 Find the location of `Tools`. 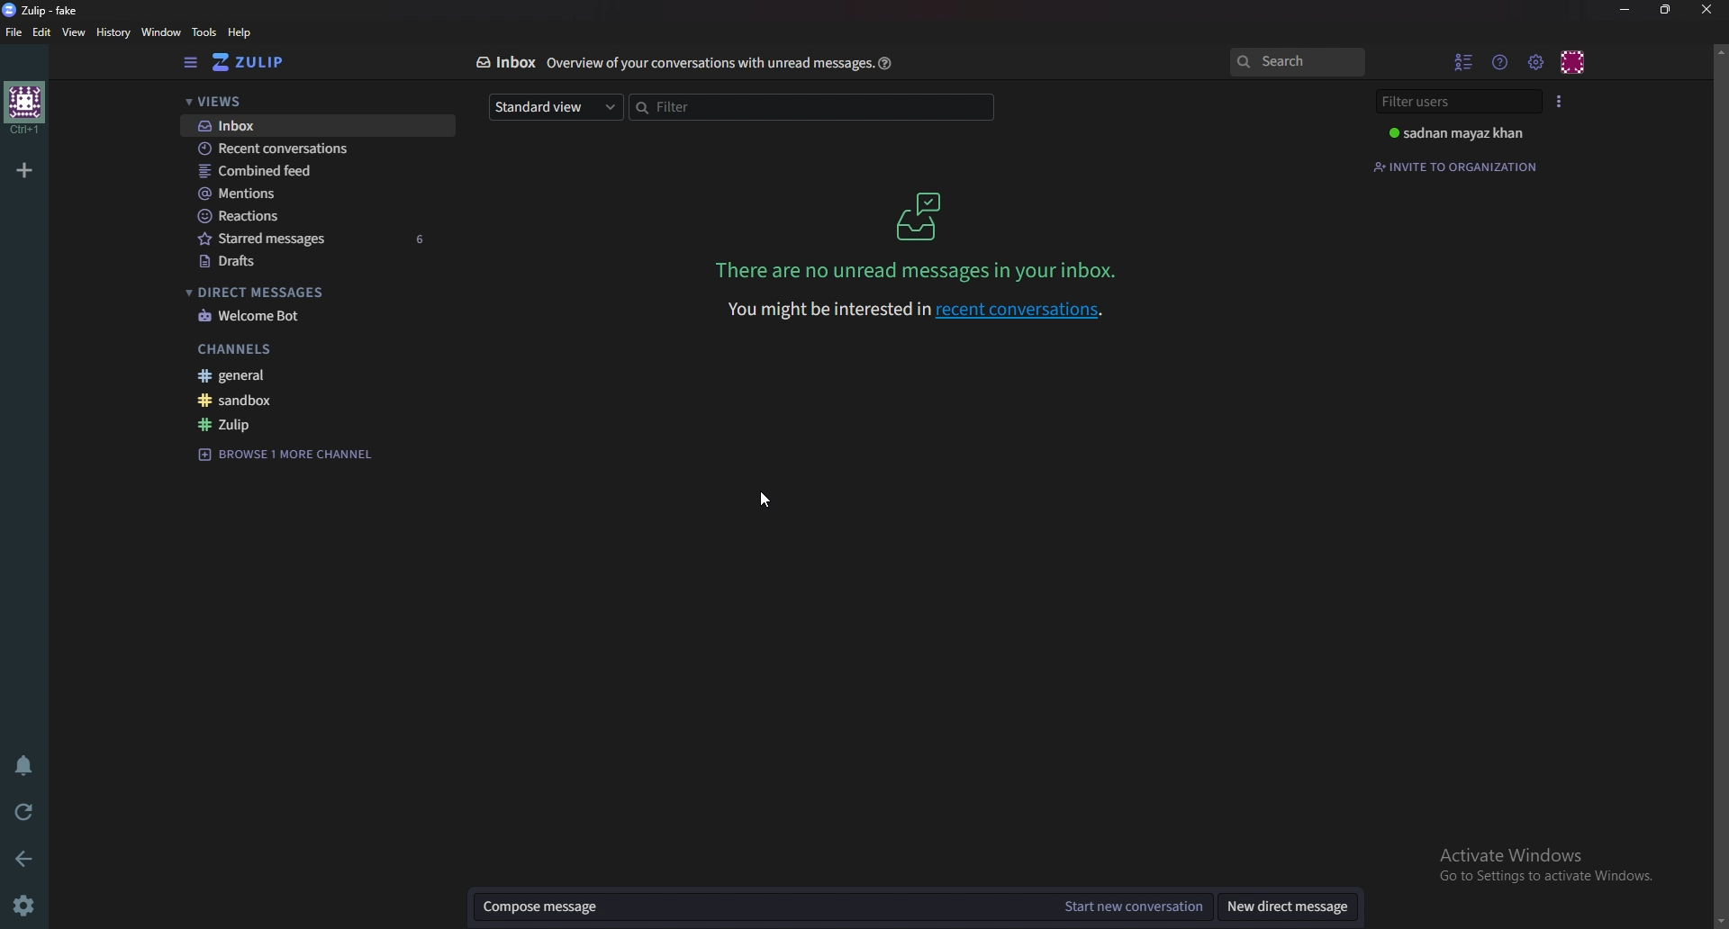

Tools is located at coordinates (204, 32).